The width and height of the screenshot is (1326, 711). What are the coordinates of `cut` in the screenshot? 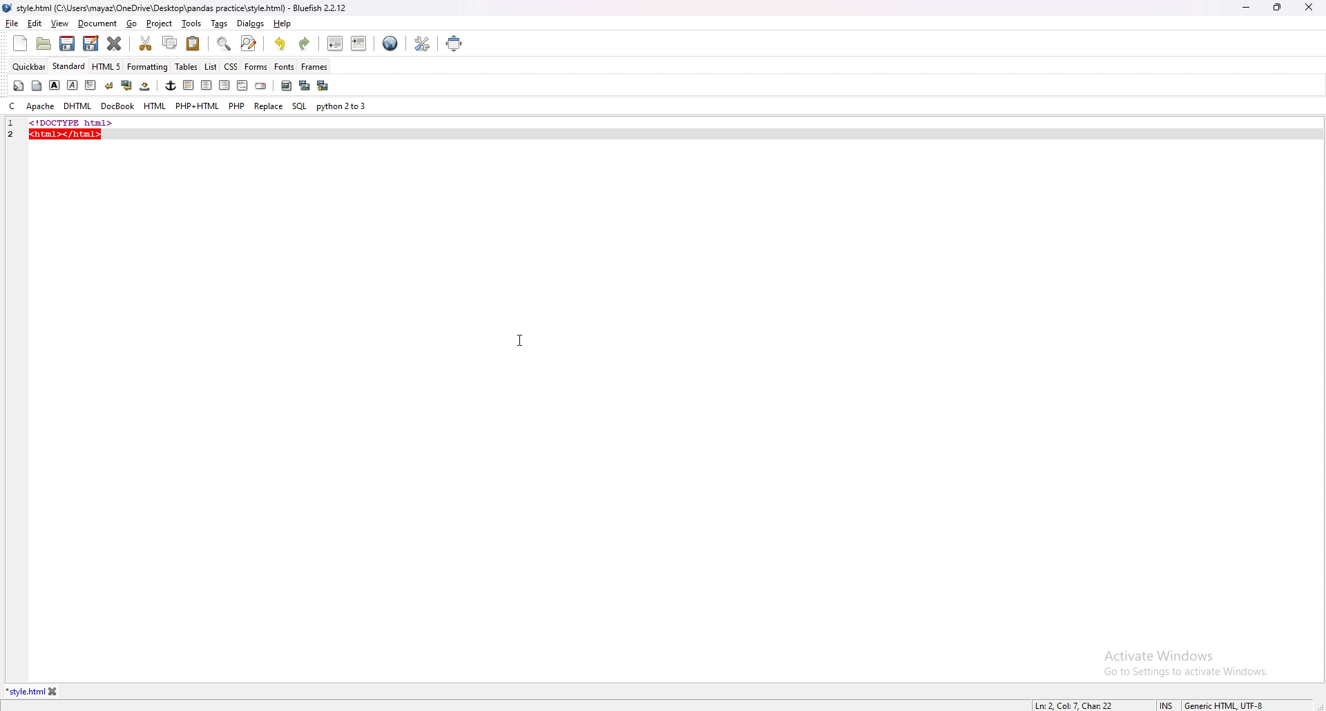 It's located at (147, 43).